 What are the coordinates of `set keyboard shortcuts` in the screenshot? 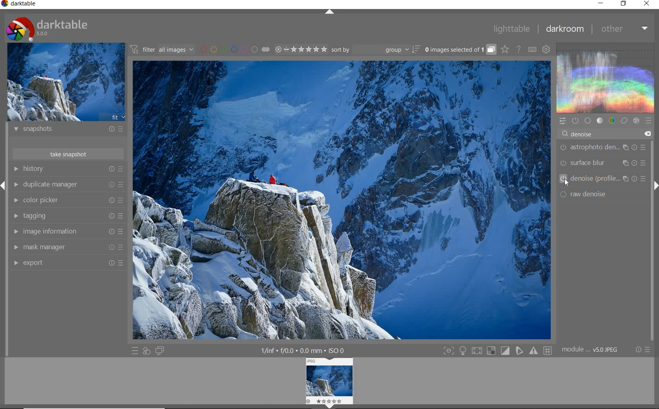 It's located at (532, 49).